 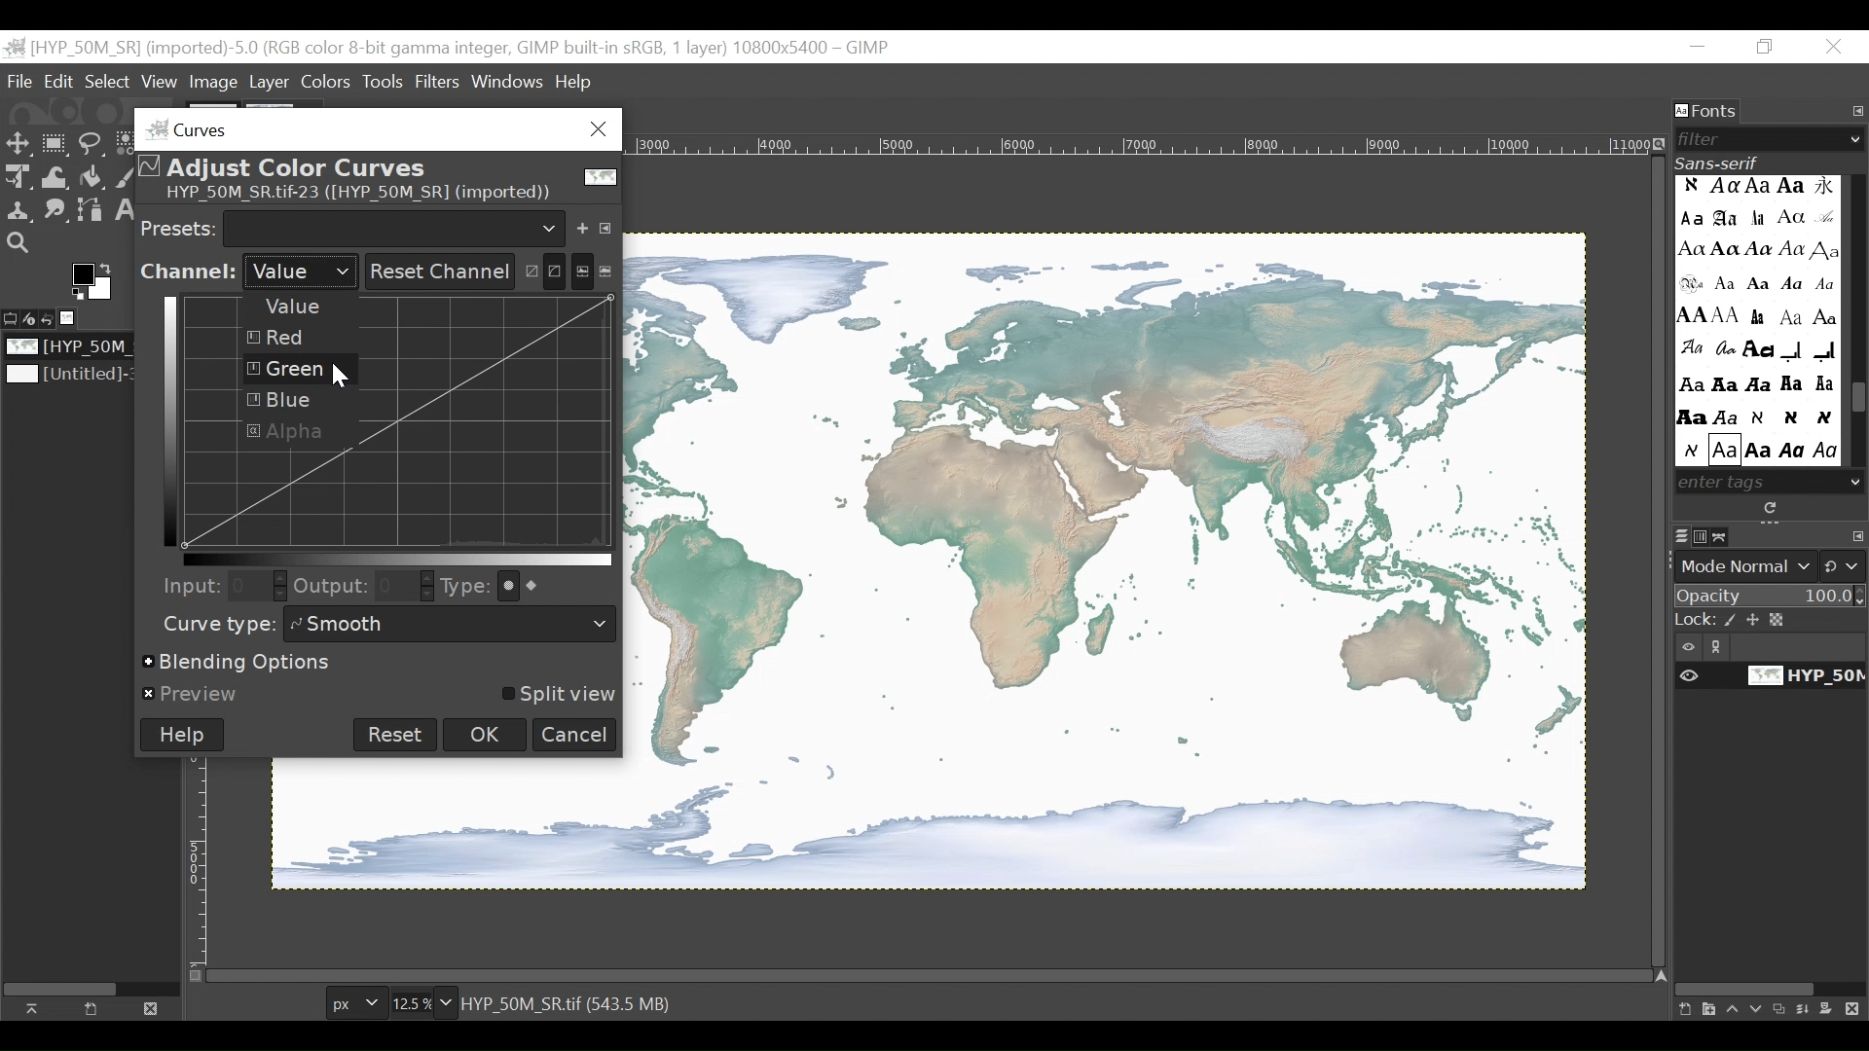 What do you see at coordinates (1107, 562) in the screenshot?
I see `Image` at bounding box center [1107, 562].